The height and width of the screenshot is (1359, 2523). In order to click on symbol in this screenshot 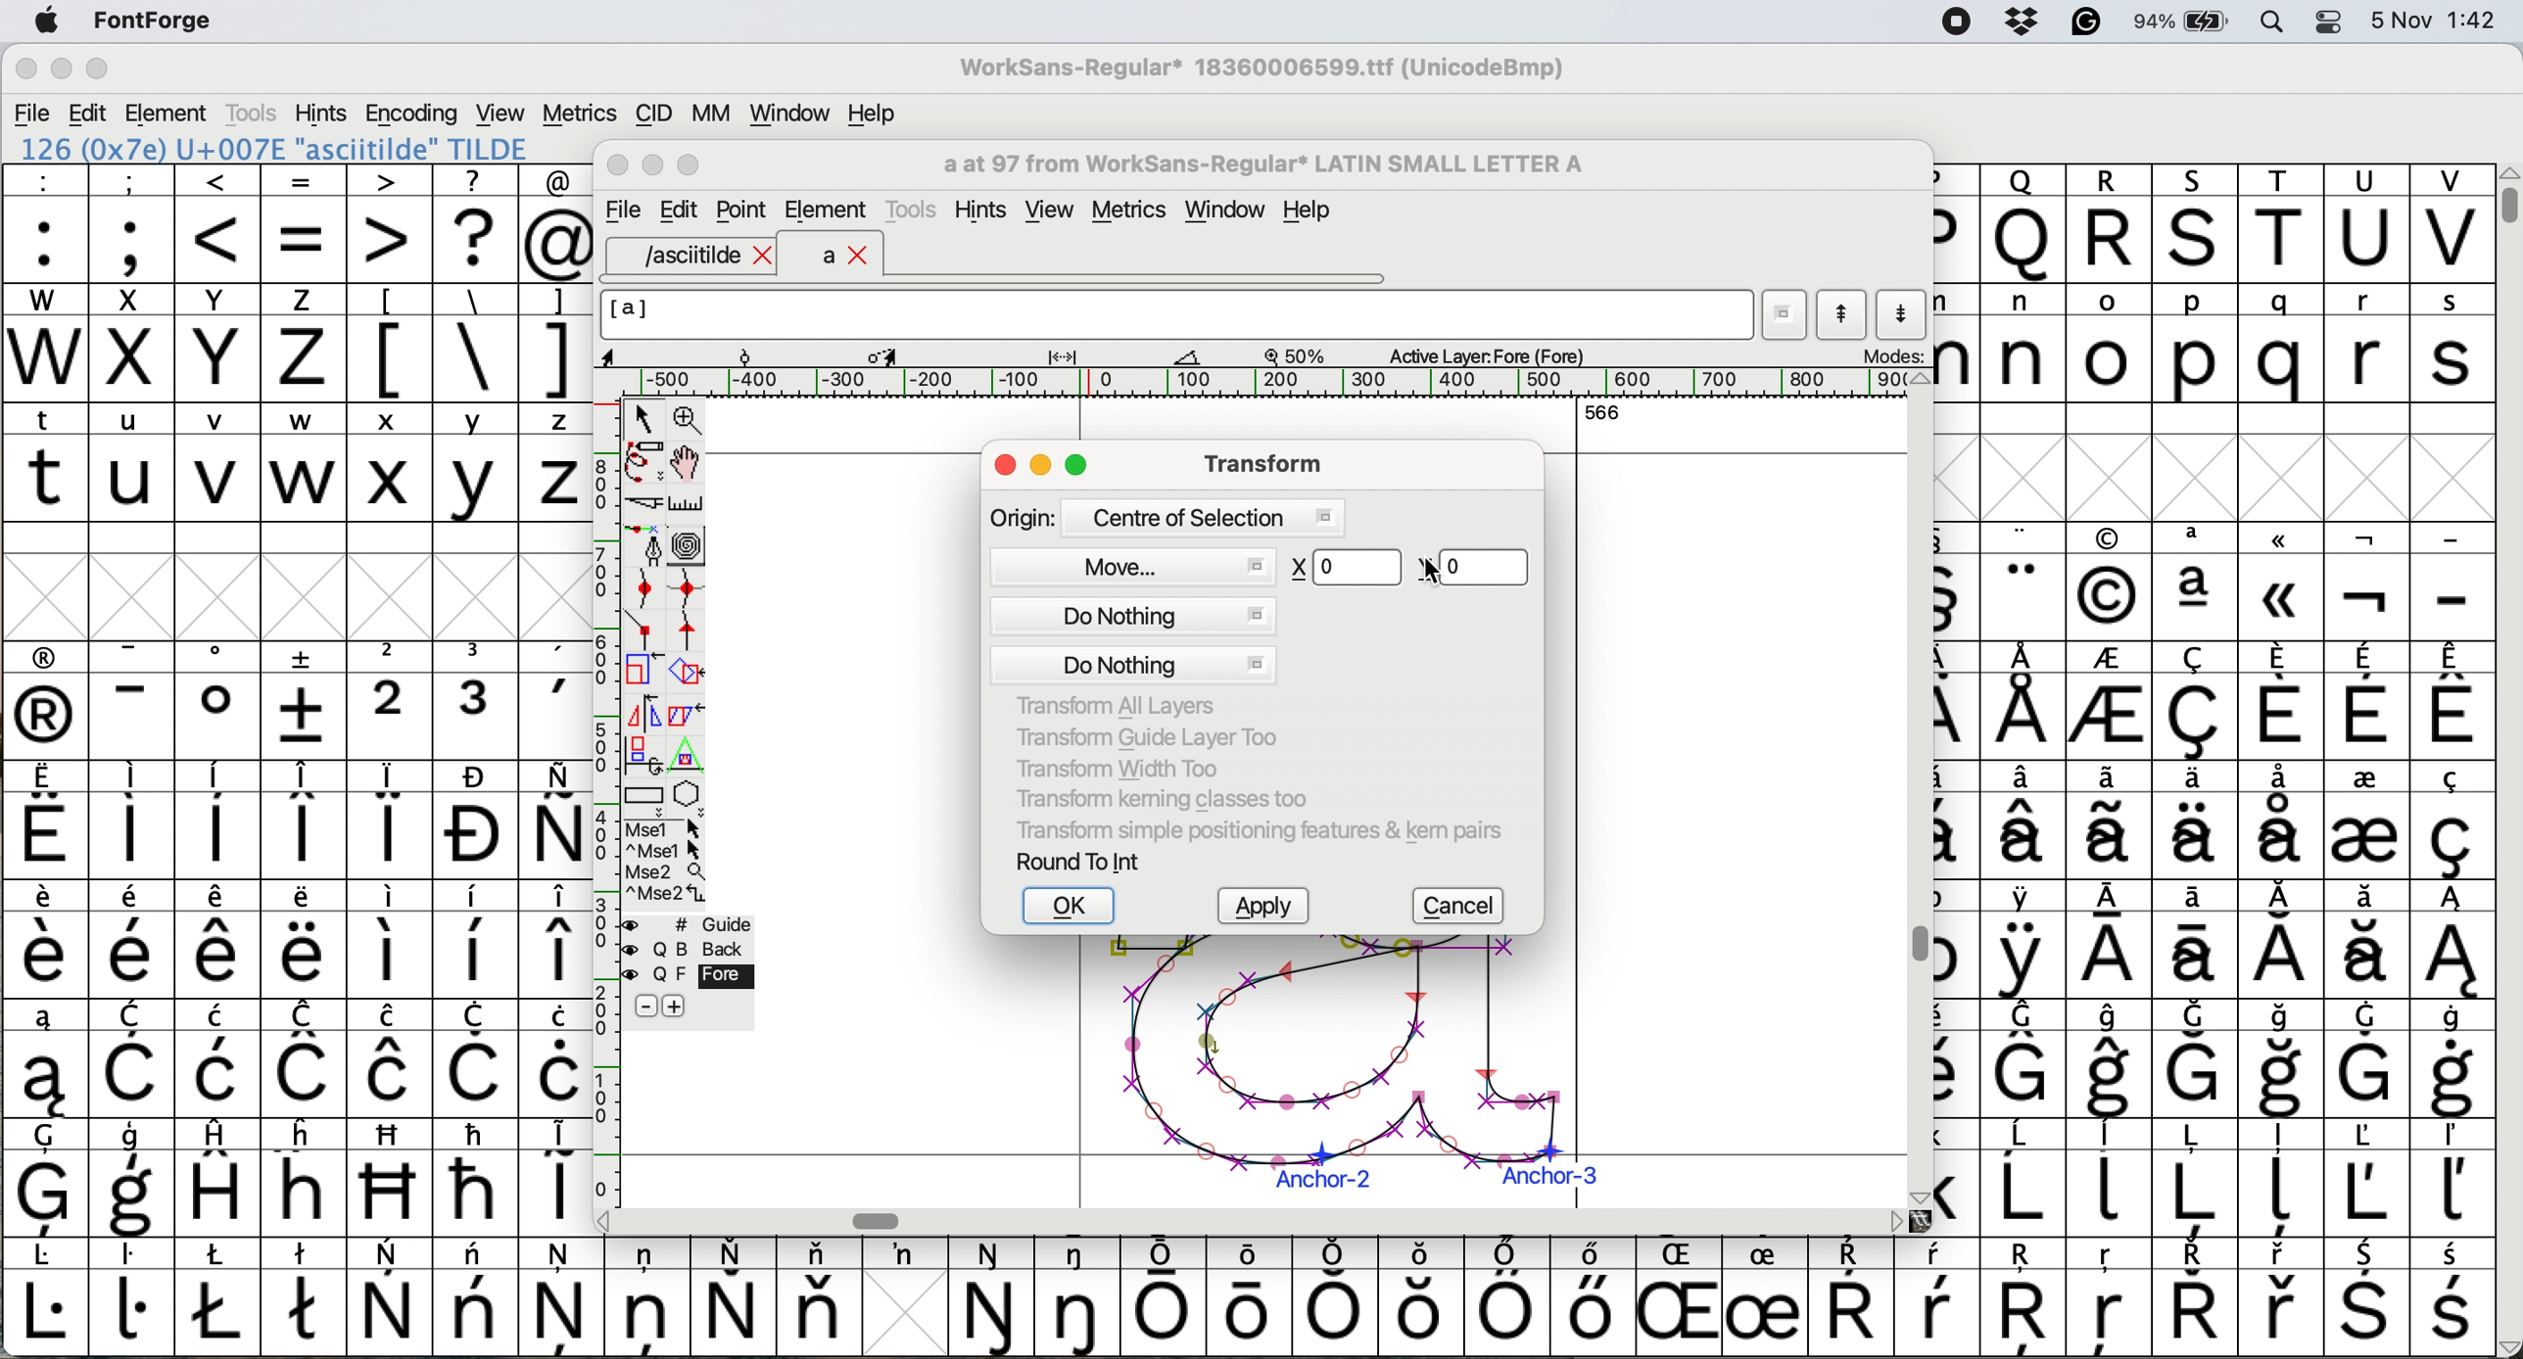, I will do `click(2364, 1177)`.